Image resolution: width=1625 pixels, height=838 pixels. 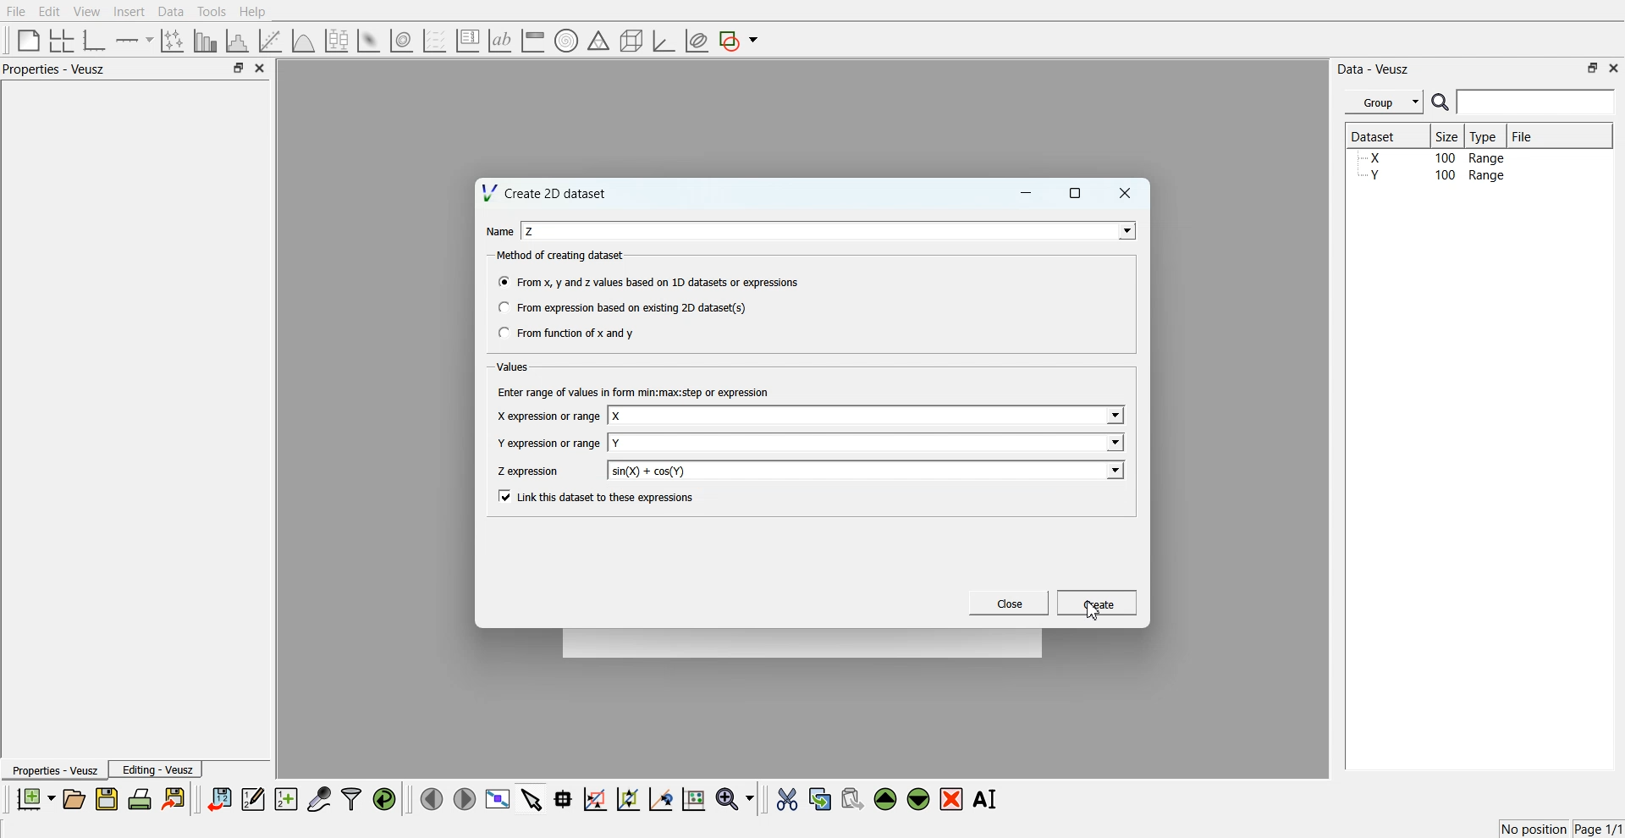 I want to click on Create, so click(x=1098, y=602).